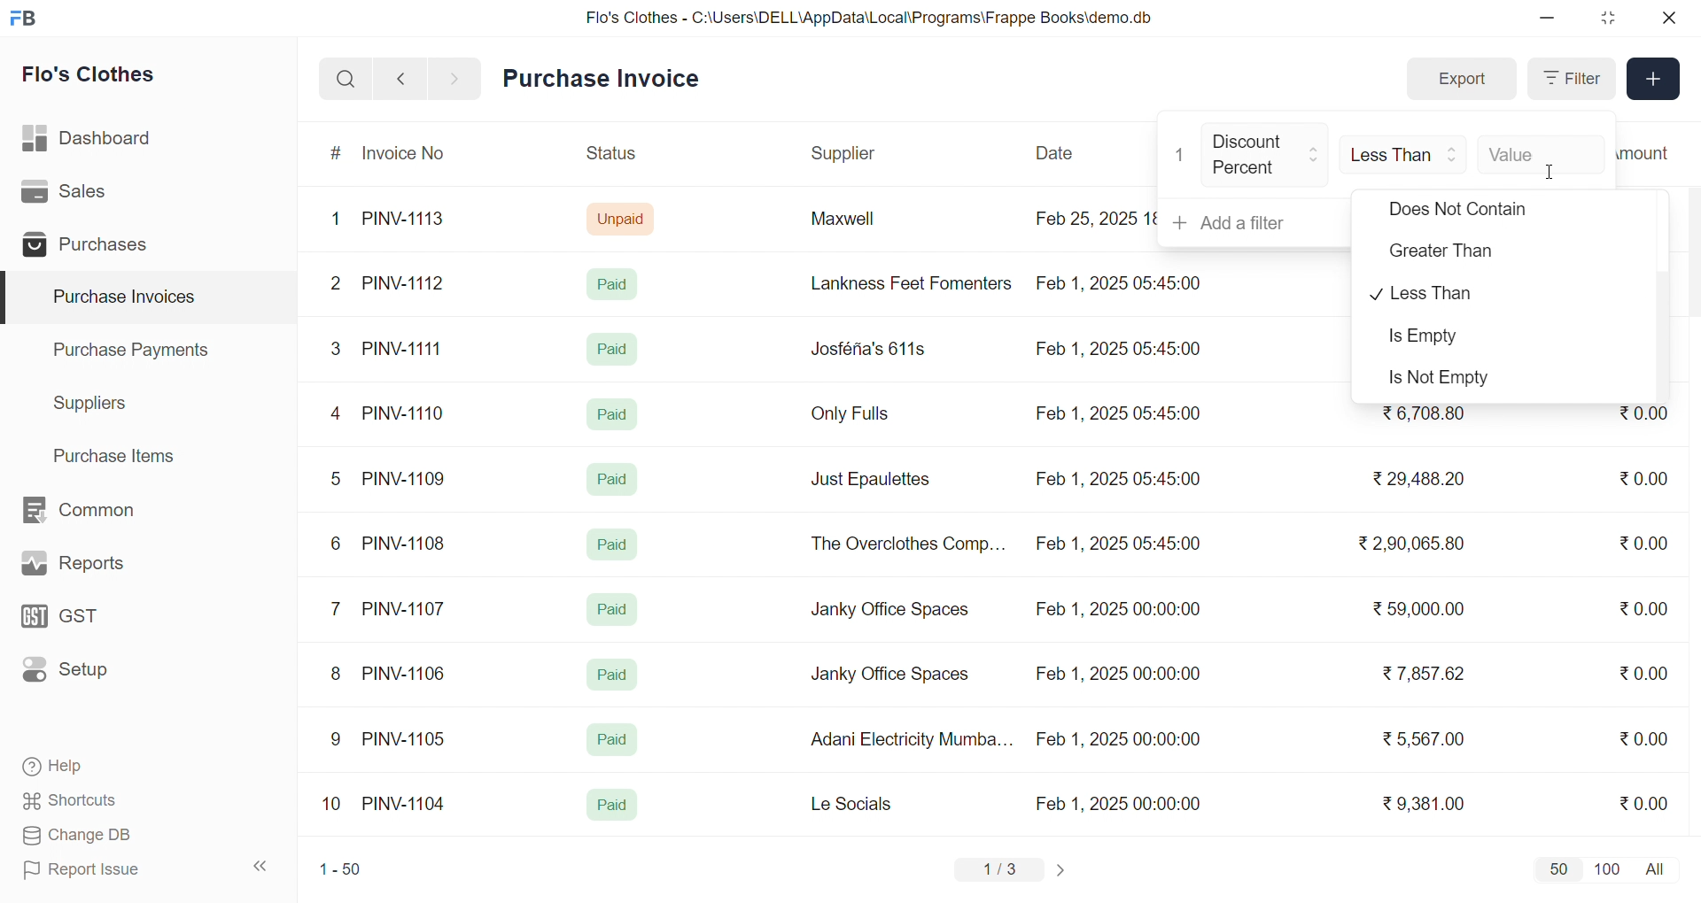 This screenshot has width=1701, height=903. What do you see at coordinates (616, 476) in the screenshot?
I see `Paid` at bounding box center [616, 476].